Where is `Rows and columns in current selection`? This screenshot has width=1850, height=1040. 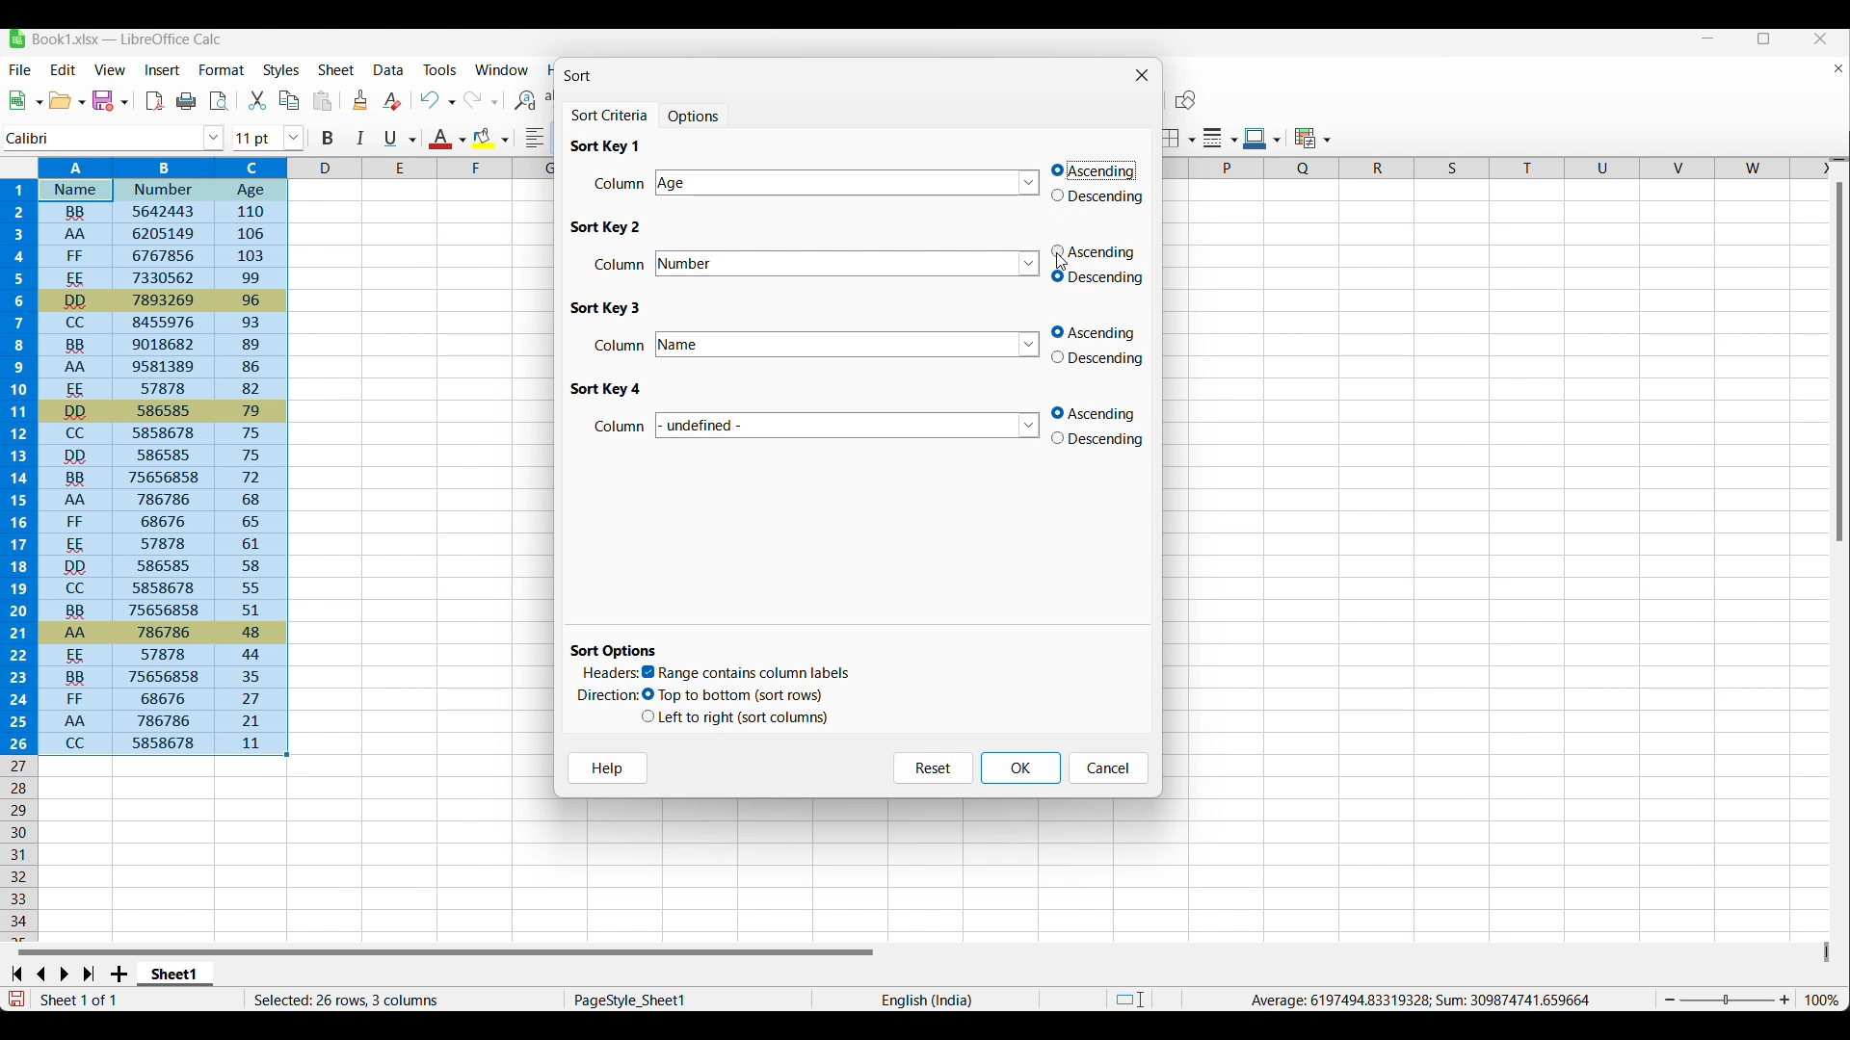
Rows and columns in current selection is located at coordinates (403, 1000).